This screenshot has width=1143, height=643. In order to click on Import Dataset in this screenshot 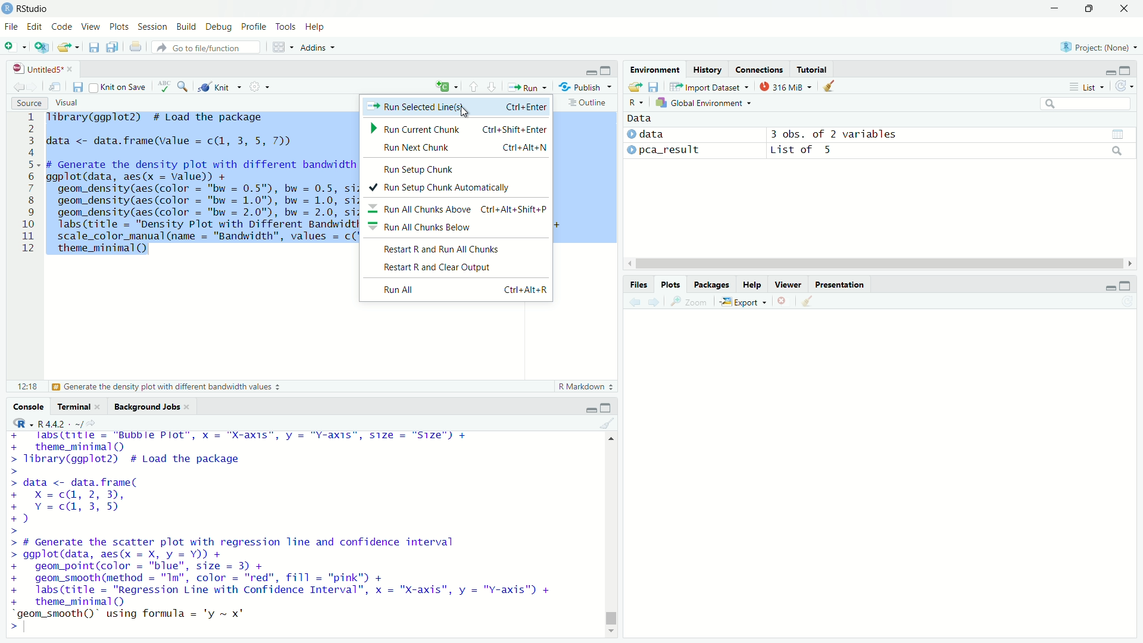, I will do `click(710, 86)`.